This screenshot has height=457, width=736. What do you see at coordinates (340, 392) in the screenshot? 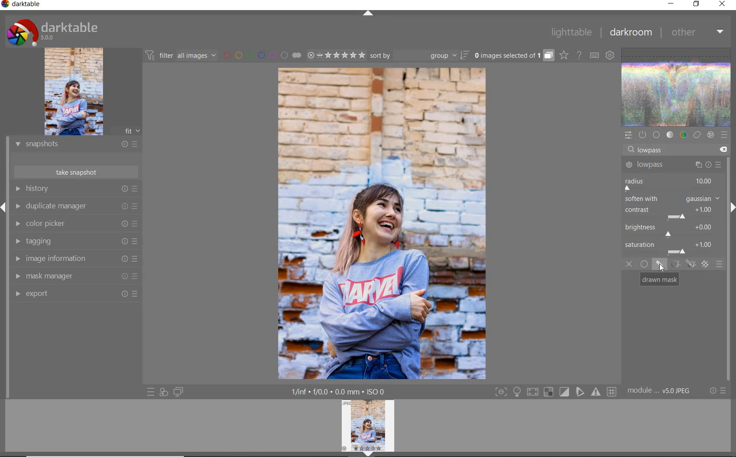
I see `1/inf*f/0.0 mm*ISO 0` at bounding box center [340, 392].